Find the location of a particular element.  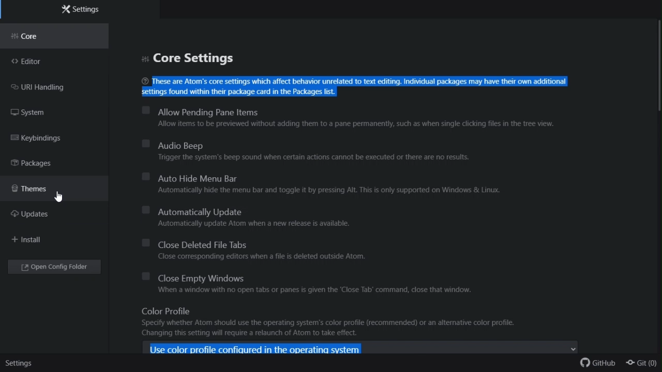

Color profile is located at coordinates (354, 330).